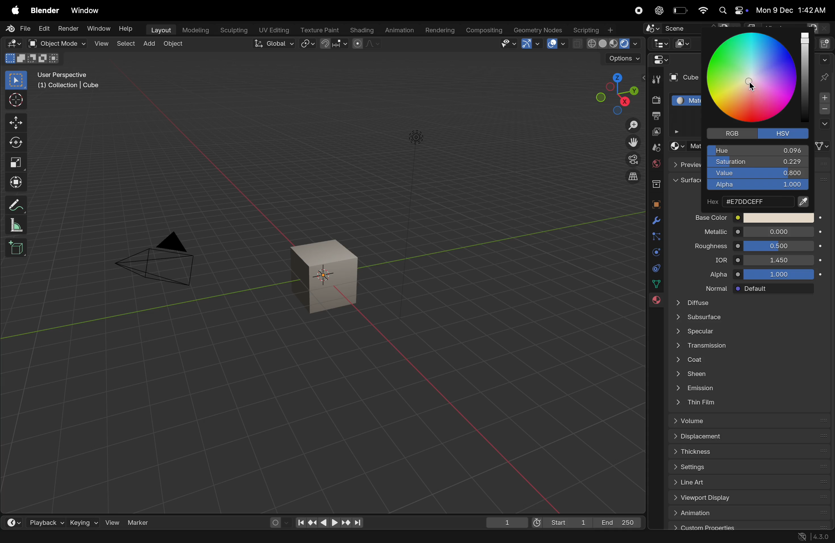 The image size is (835, 543). What do you see at coordinates (660, 43) in the screenshot?
I see `editor type` at bounding box center [660, 43].